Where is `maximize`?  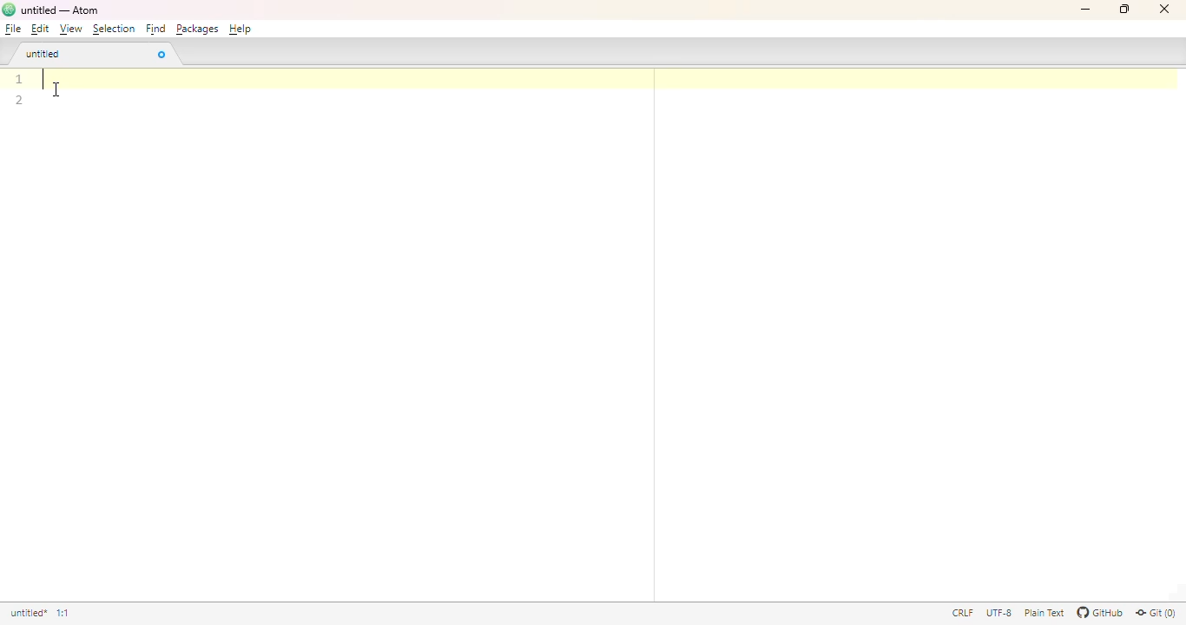 maximize is located at coordinates (1123, 8).